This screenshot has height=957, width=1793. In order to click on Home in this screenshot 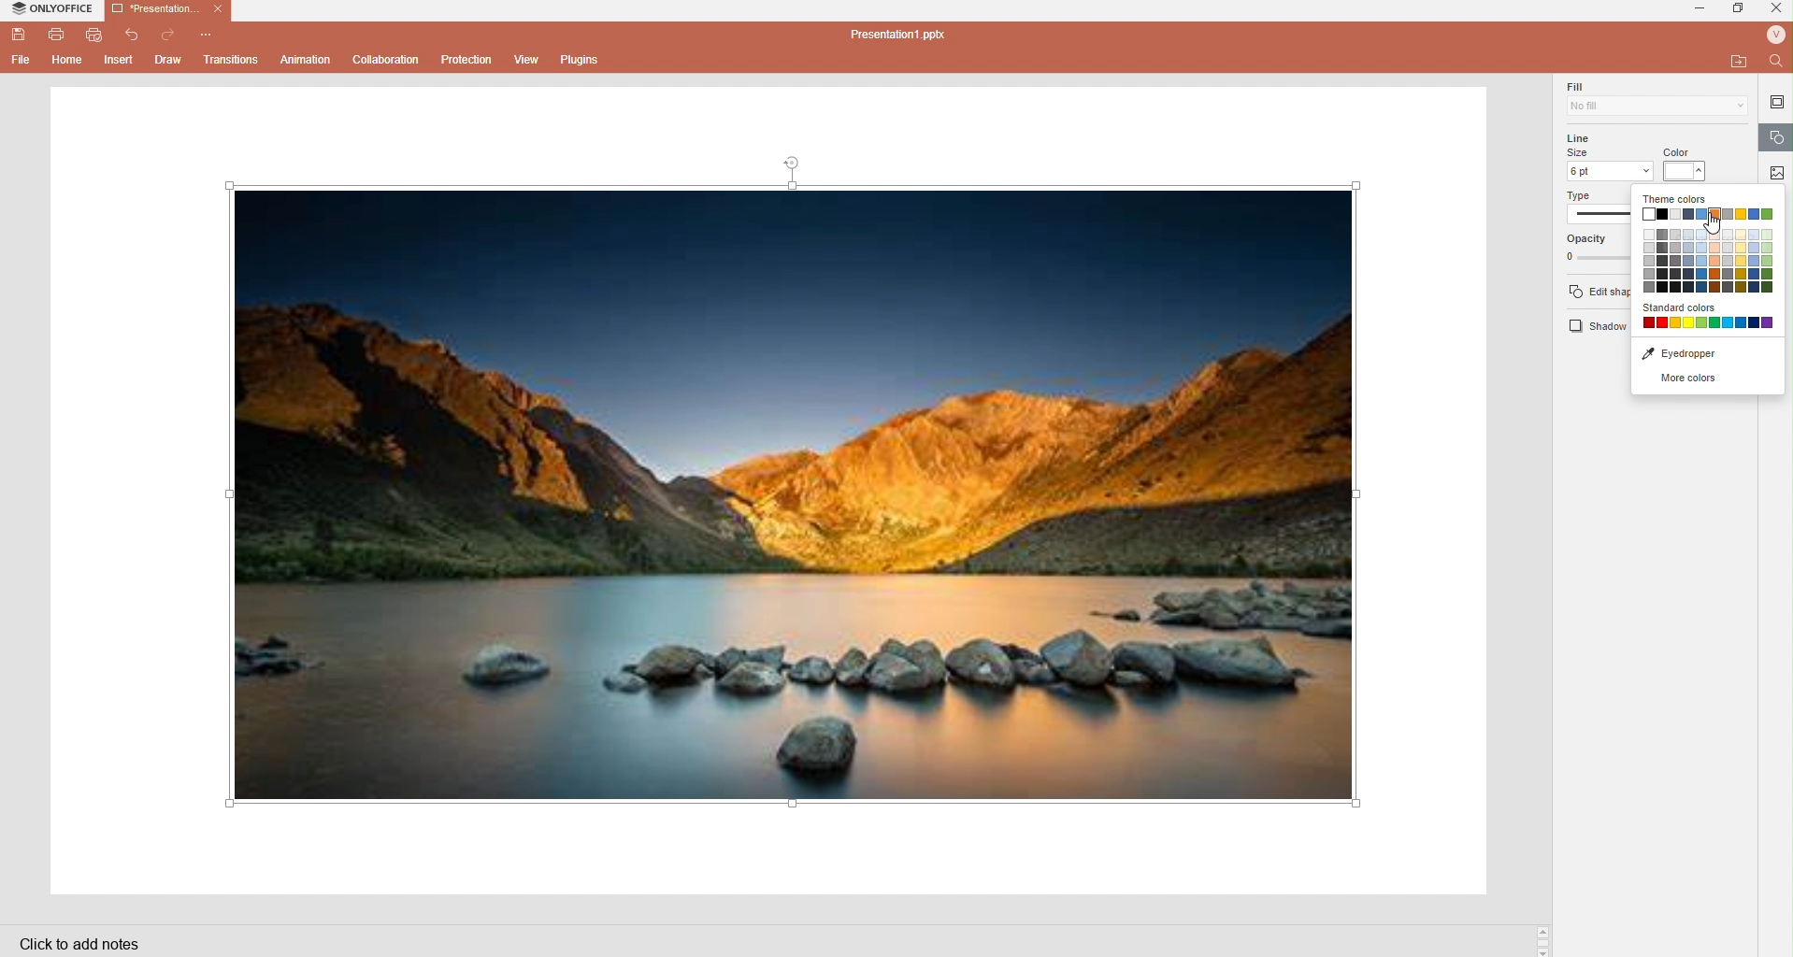, I will do `click(68, 63)`.